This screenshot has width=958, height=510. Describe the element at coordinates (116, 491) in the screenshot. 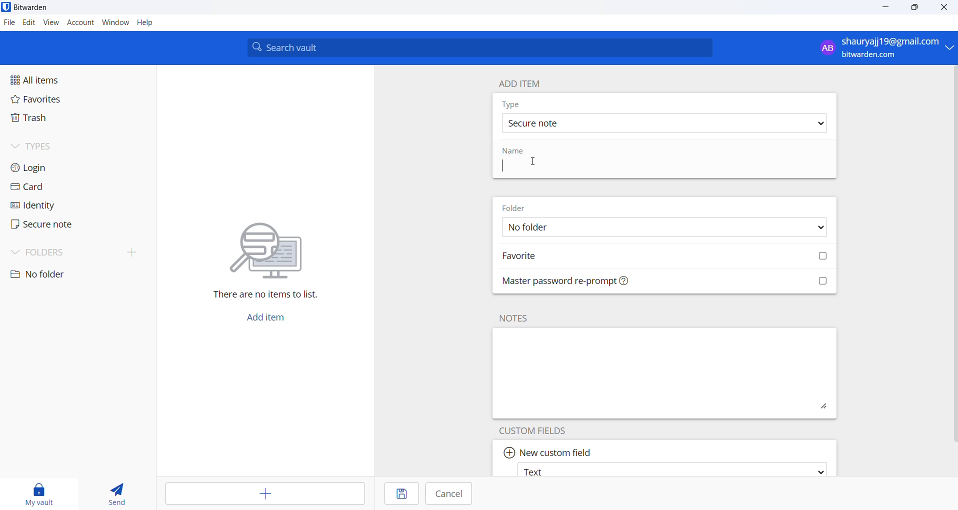

I see `send` at that location.